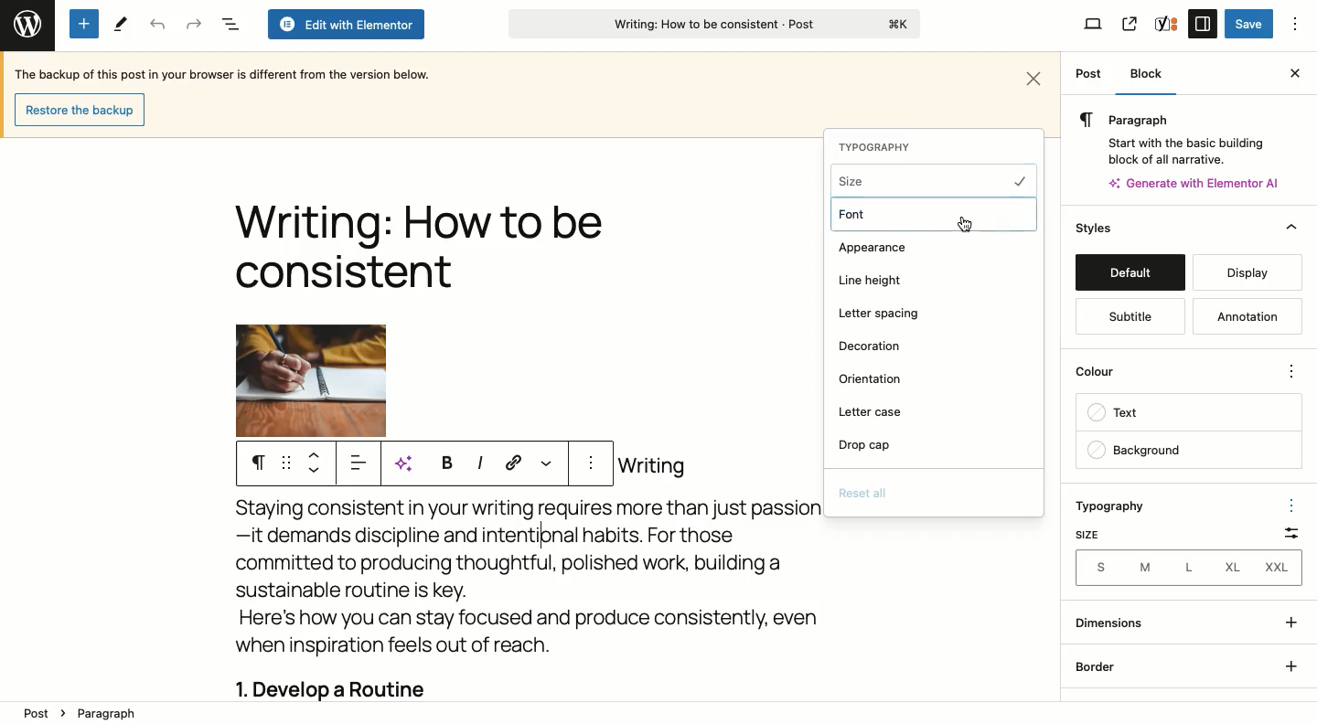  I want to click on Block, so click(1153, 74).